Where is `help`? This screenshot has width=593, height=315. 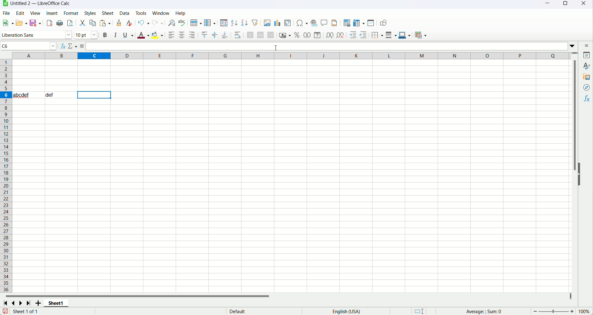
help is located at coordinates (180, 13).